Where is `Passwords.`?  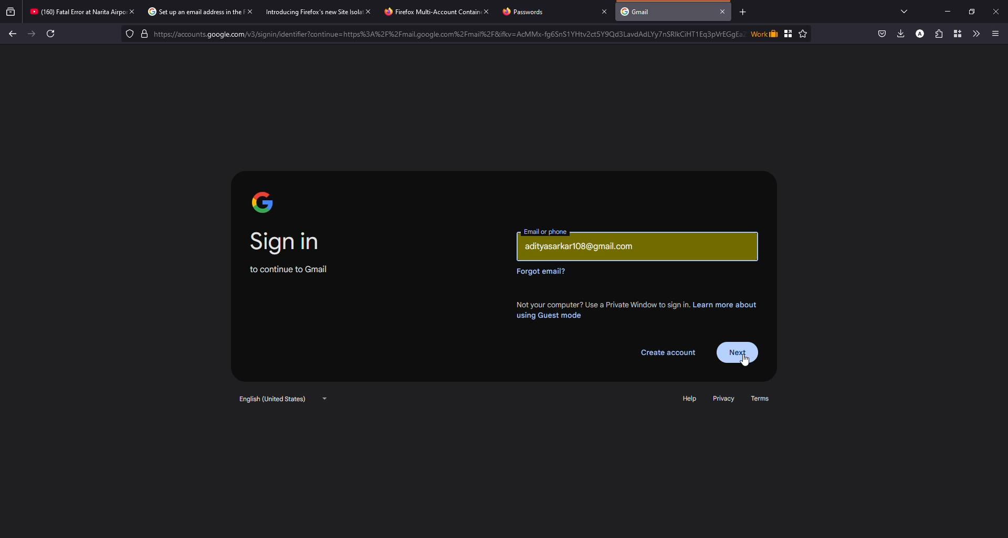 Passwords. is located at coordinates (527, 12).